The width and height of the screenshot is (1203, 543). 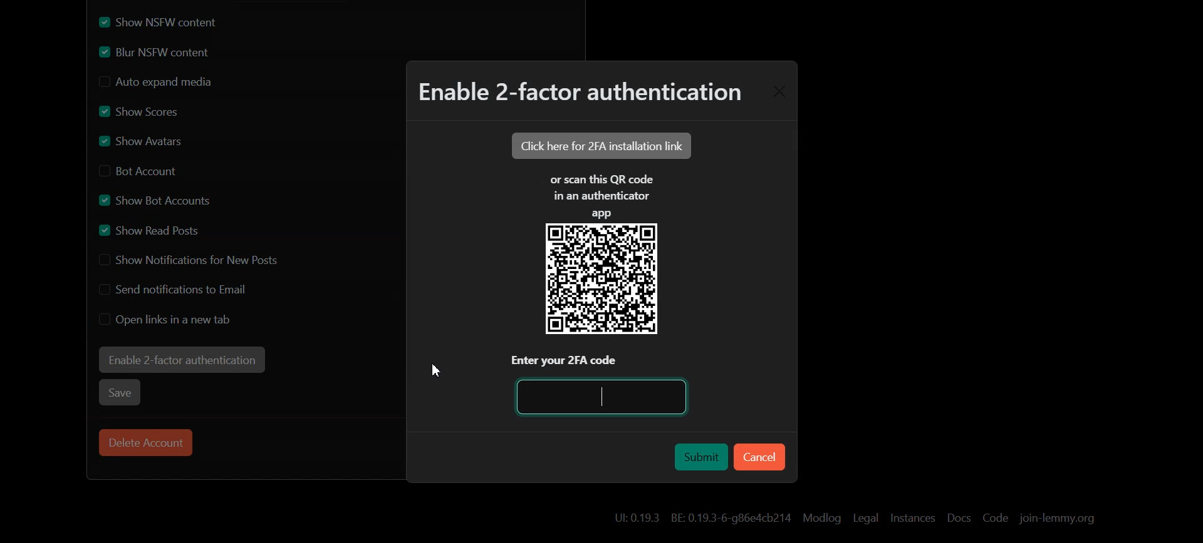 What do you see at coordinates (181, 360) in the screenshot?
I see `Enable 2-factor authentication` at bounding box center [181, 360].